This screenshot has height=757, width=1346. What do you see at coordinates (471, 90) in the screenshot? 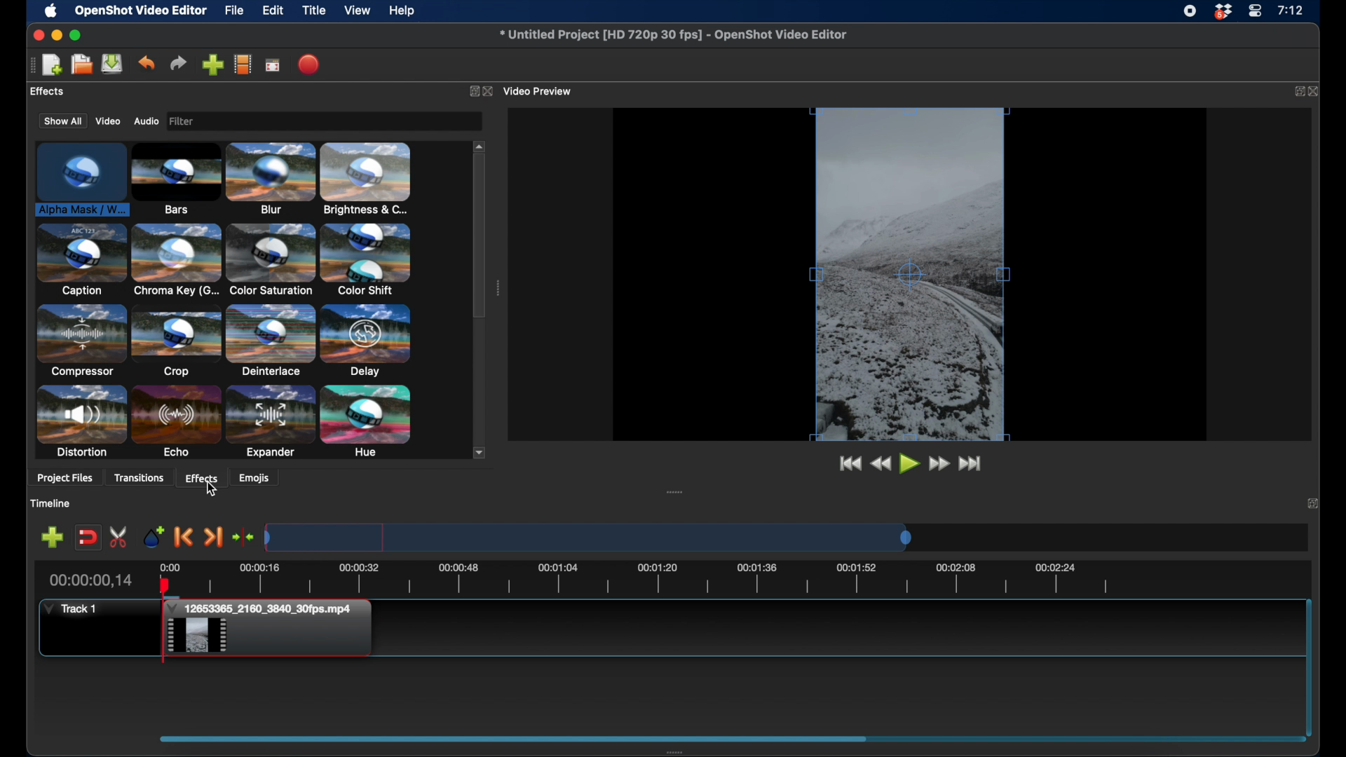
I see `expand` at bounding box center [471, 90].